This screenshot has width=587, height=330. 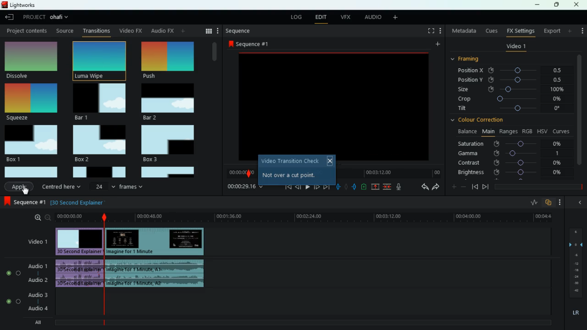 I want to click on position y, so click(x=514, y=79).